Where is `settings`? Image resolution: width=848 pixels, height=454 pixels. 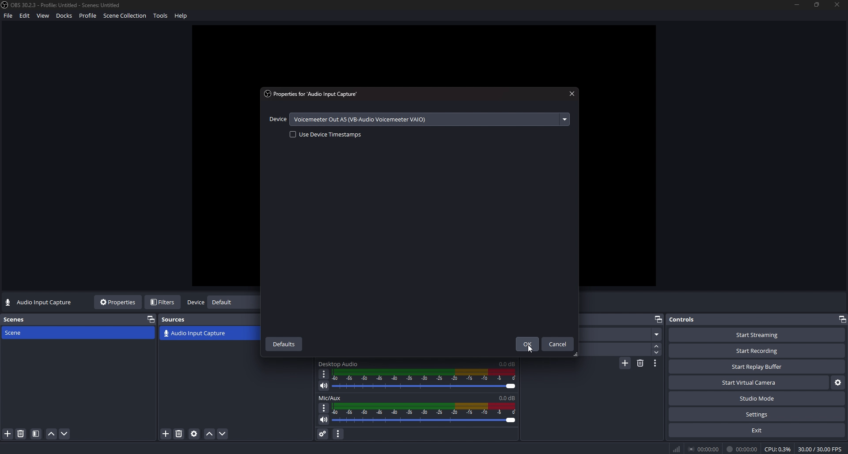
settings is located at coordinates (757, 415).